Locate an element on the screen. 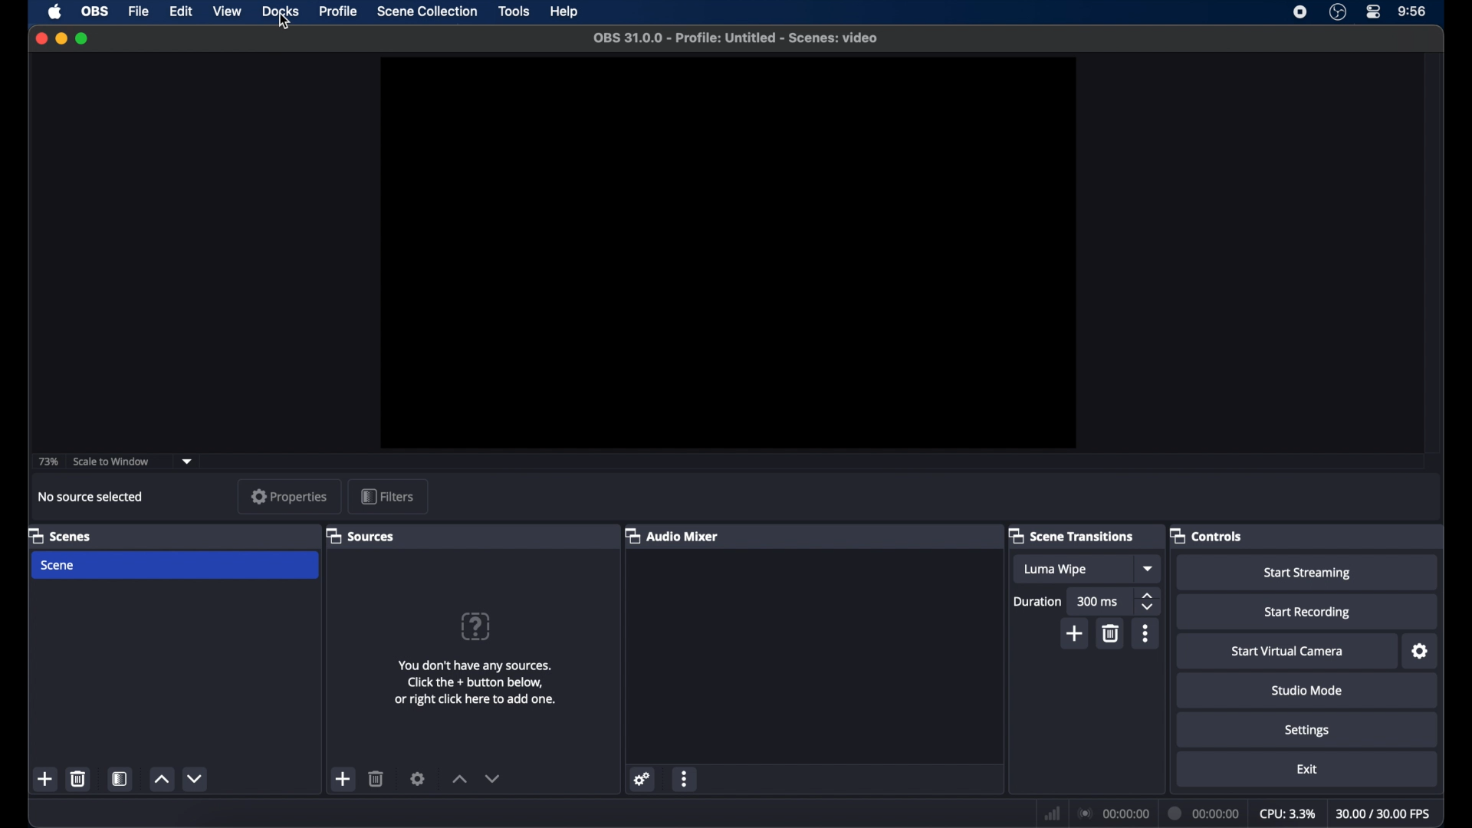 The height and width of the screenshot is (828, 1472). add is located at coordinates (47, 780).